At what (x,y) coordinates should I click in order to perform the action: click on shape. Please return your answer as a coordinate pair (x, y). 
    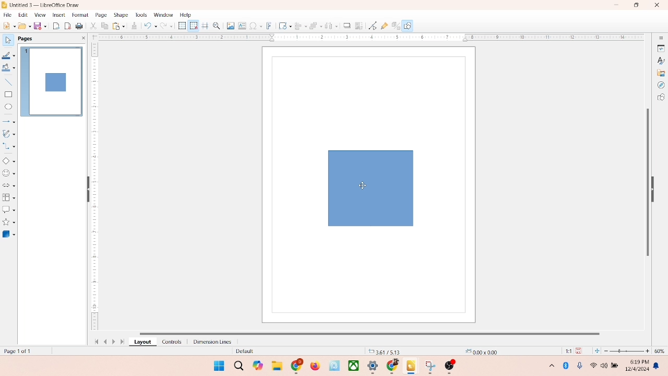
    Looking at the image, I should click on (121, 15).